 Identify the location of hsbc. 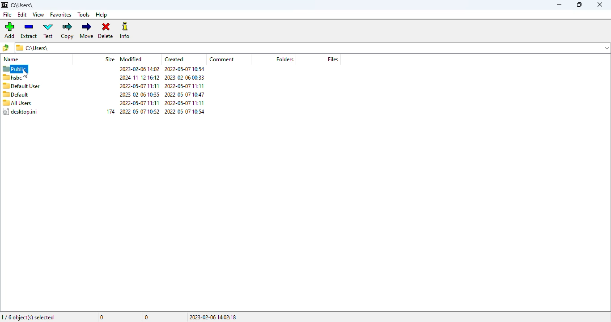
(13, 78).